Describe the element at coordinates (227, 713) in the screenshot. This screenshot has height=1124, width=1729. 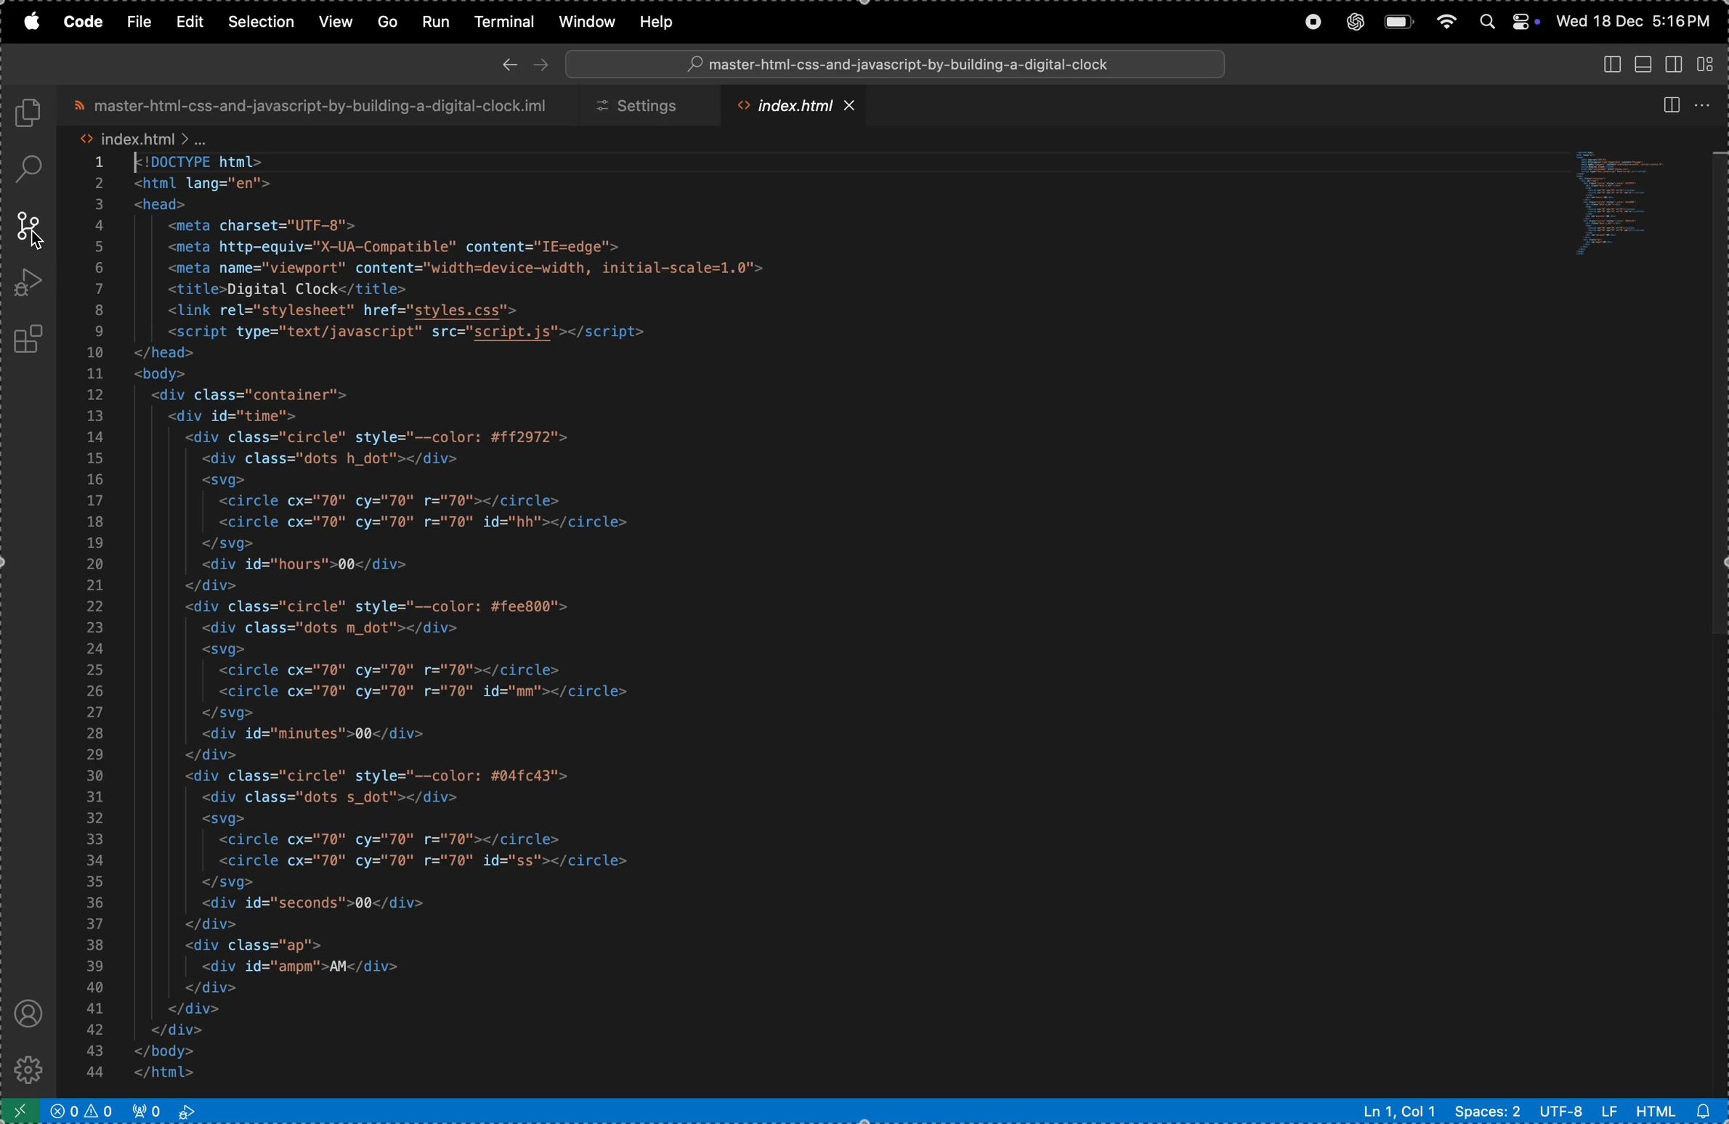
I see `</svg>` at that location.